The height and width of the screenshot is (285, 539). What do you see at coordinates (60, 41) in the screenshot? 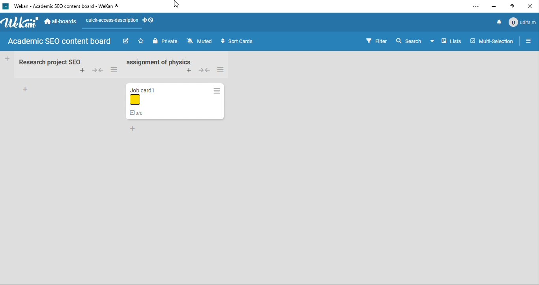
I see `board` at bounding box center [60, 41].